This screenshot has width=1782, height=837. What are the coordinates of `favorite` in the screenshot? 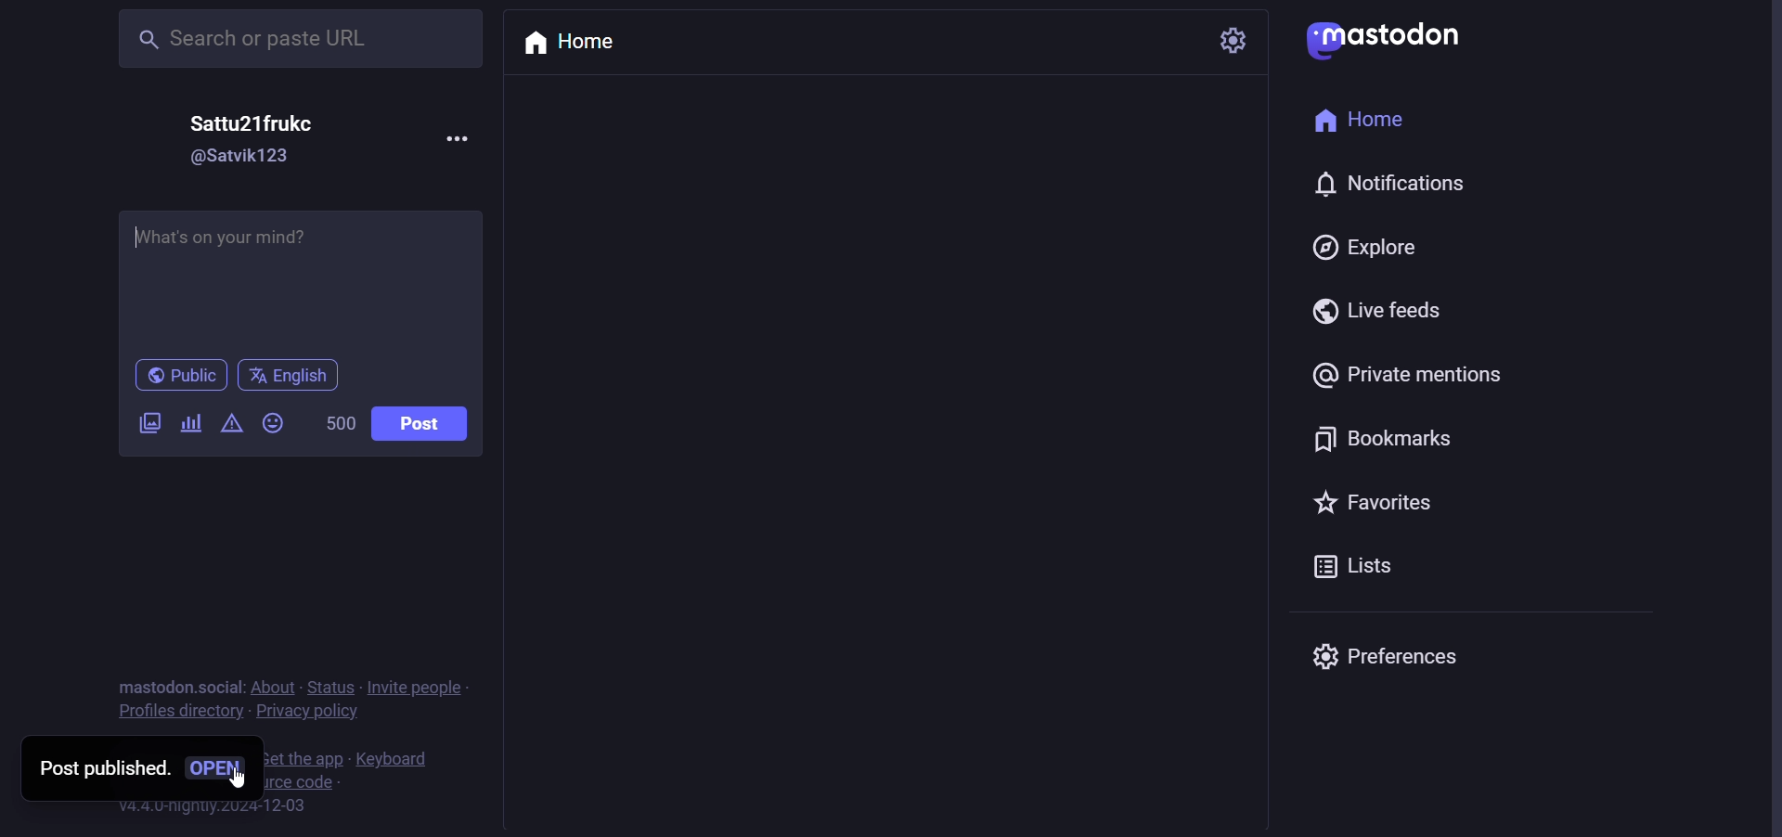 It's located at (1368, 503).